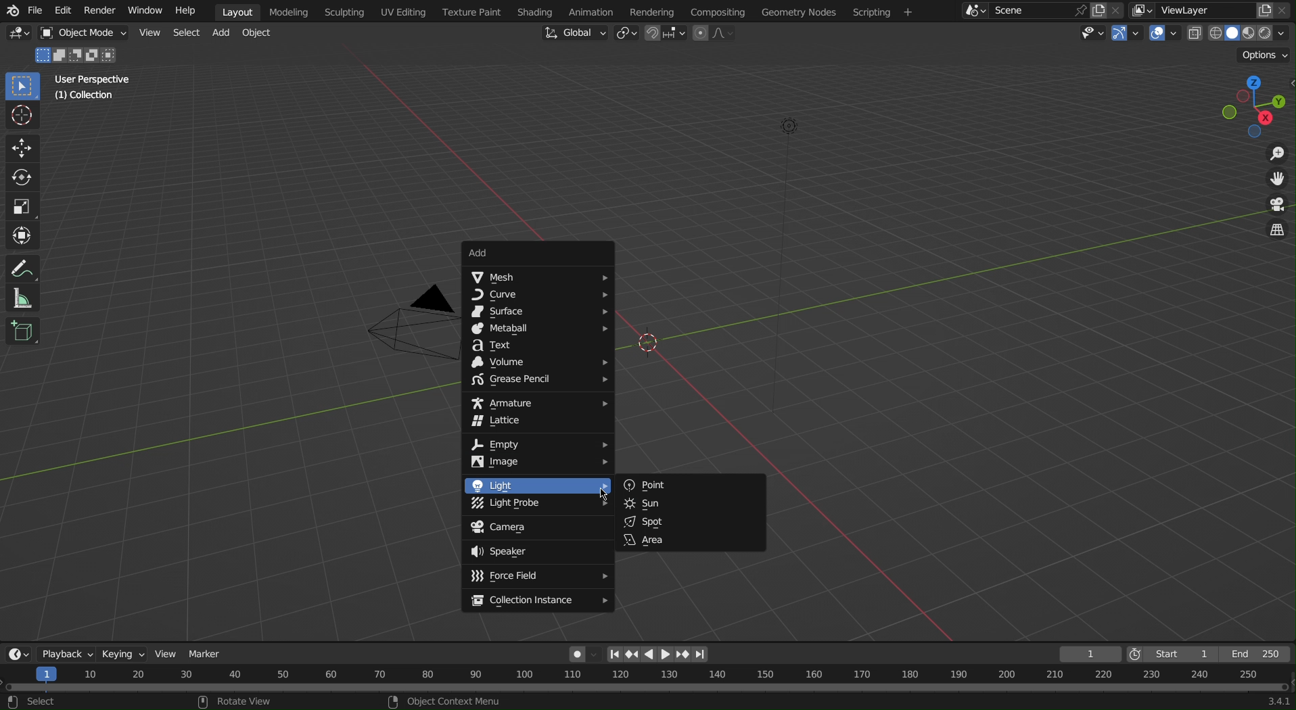 The width and height of the screenshot is (1296, 710). I want to click on UV Editing, so click(404, 11).